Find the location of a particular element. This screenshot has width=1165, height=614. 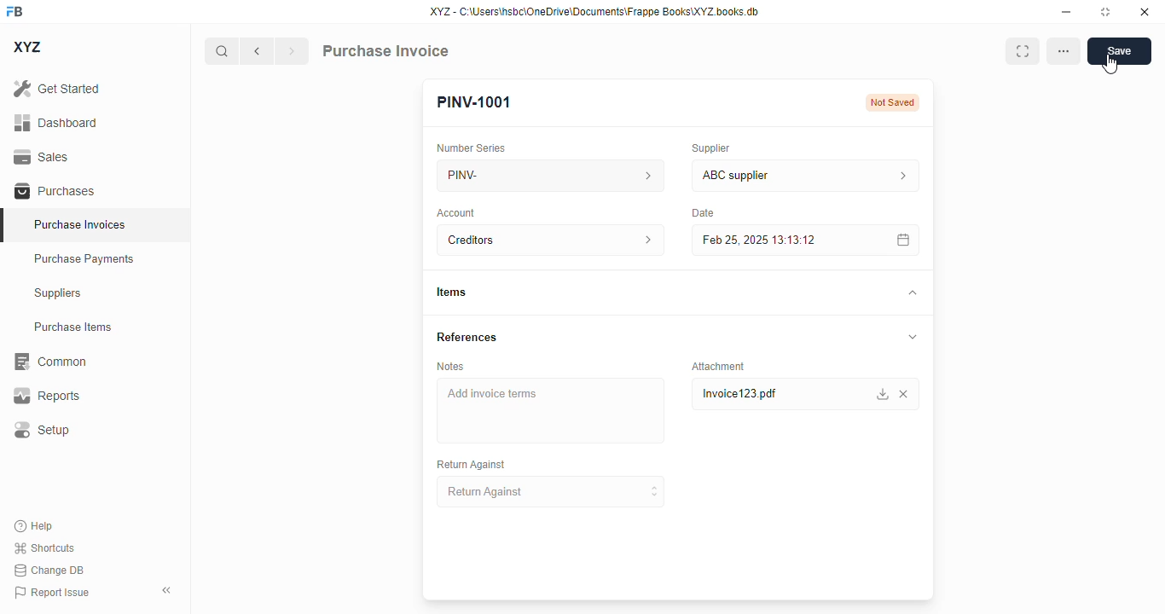

PINV- is located at coordinates (526, 175).